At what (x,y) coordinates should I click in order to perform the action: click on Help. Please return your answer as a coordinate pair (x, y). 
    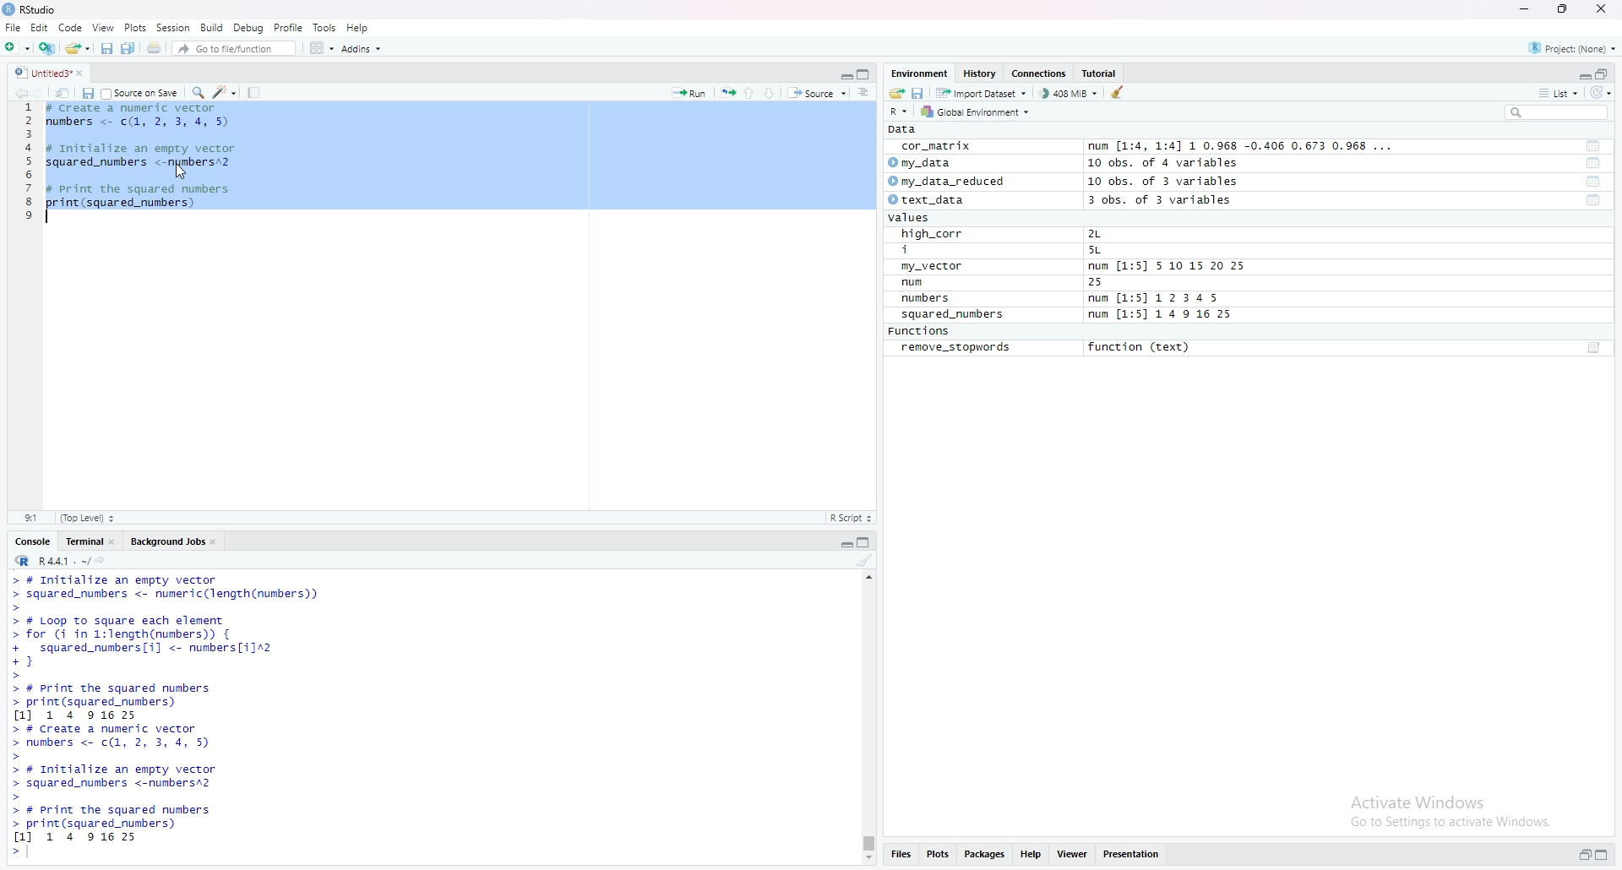
    Looking at the image, I should click on (358, 27).